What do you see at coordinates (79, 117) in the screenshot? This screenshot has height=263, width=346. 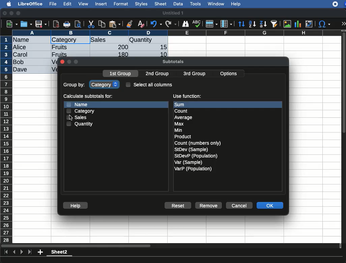 I see `sales` at bounding box center [79, 117].